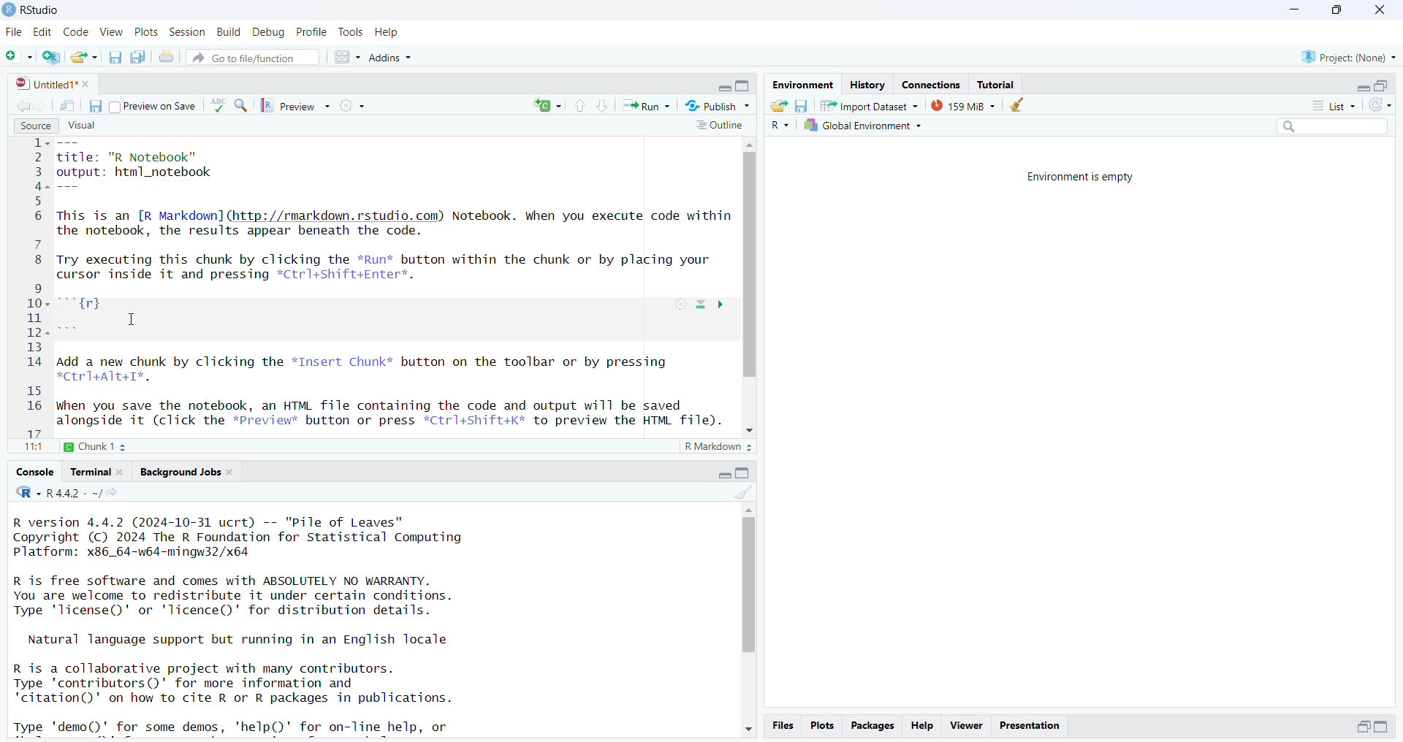 The height and width of the screenshot is (742, 1403). Describe the element at coordinates (1384, 85) in the screenshot. I see `collapse` at that location.